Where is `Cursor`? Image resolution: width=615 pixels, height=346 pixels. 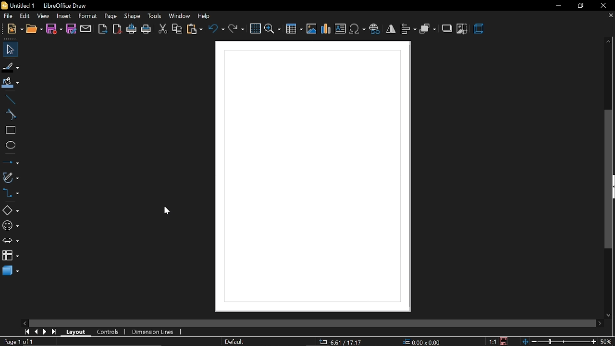
Cursor is located at coordinates (163, 210).